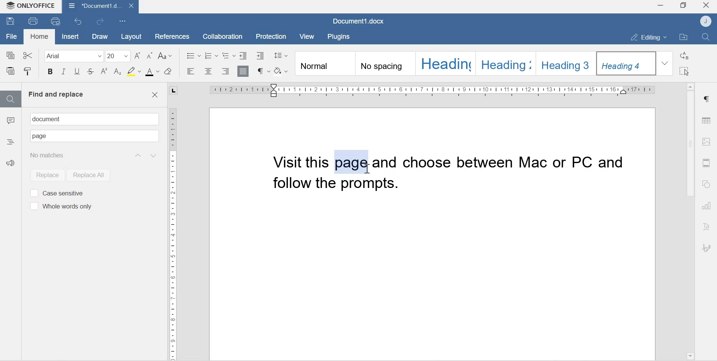 The width and height of the screenshot is (717, 361). Describe the element at coordinates (79, 21) in the screenshot. I see `Undo` at that location.